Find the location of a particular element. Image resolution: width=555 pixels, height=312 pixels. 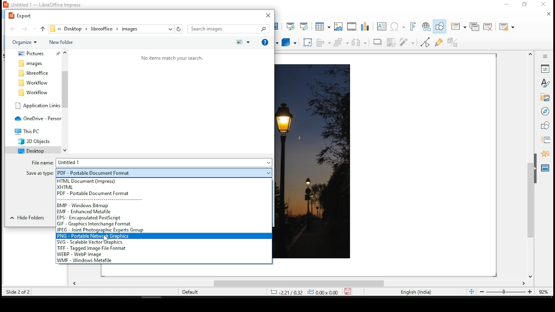

selection is located at coordinates (84, 199).